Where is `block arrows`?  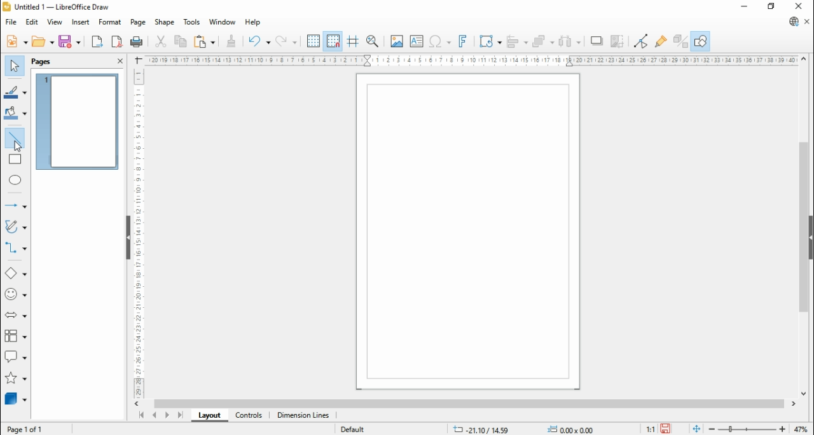 block arrows is located at coordinates (15, 315).